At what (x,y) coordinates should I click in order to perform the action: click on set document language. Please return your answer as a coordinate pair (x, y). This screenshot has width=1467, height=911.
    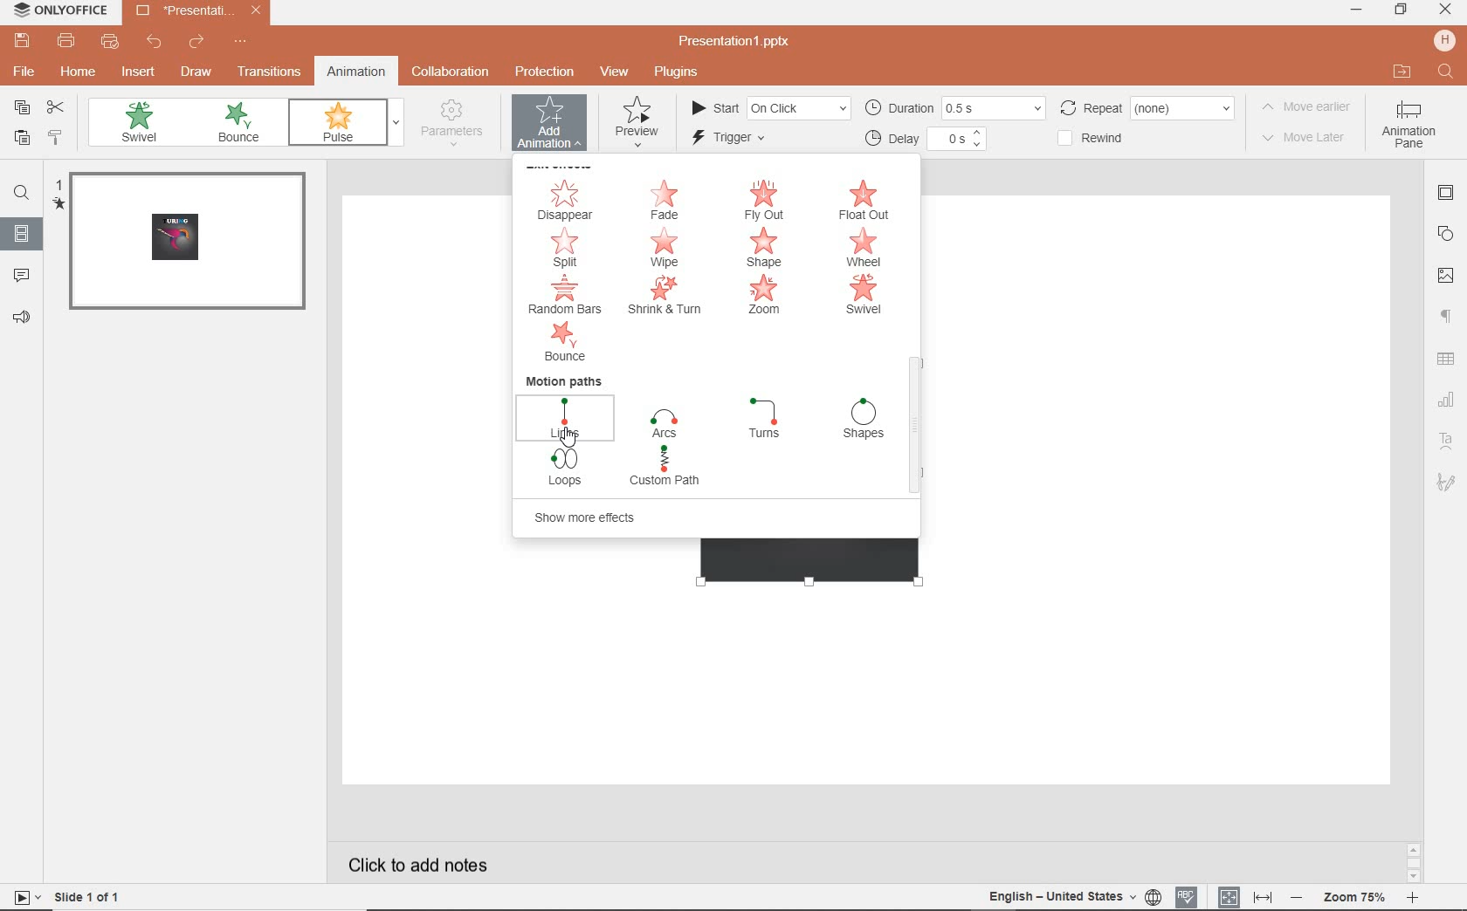
    Looking at the image, I should click on (1154, 896).